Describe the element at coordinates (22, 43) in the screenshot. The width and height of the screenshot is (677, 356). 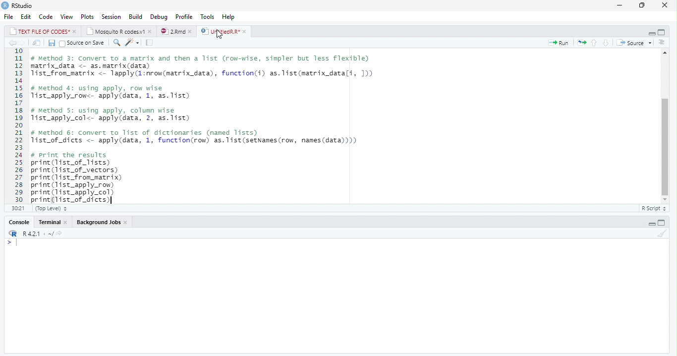
I see `Go to next location` at that location.